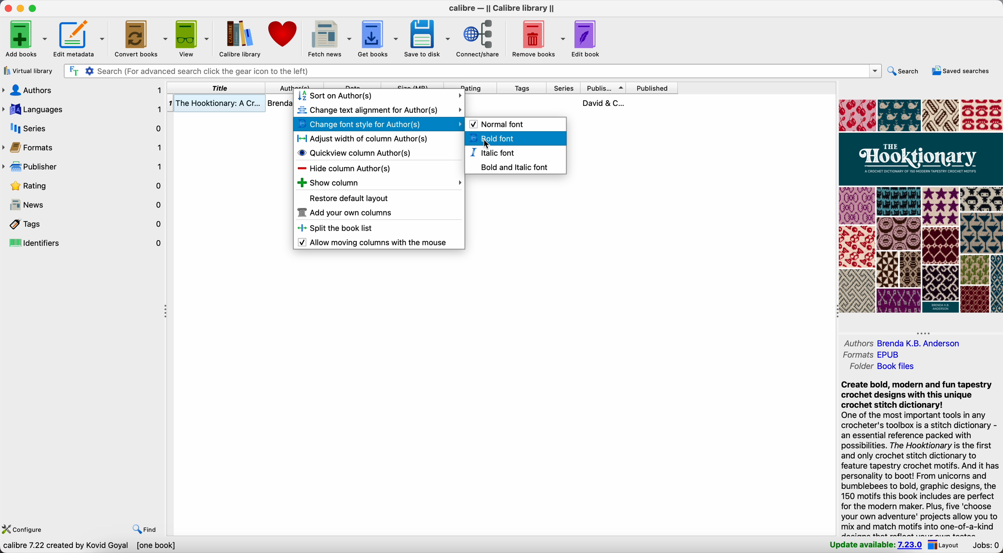  I want to click on bold and italic font, so click(514, 166).